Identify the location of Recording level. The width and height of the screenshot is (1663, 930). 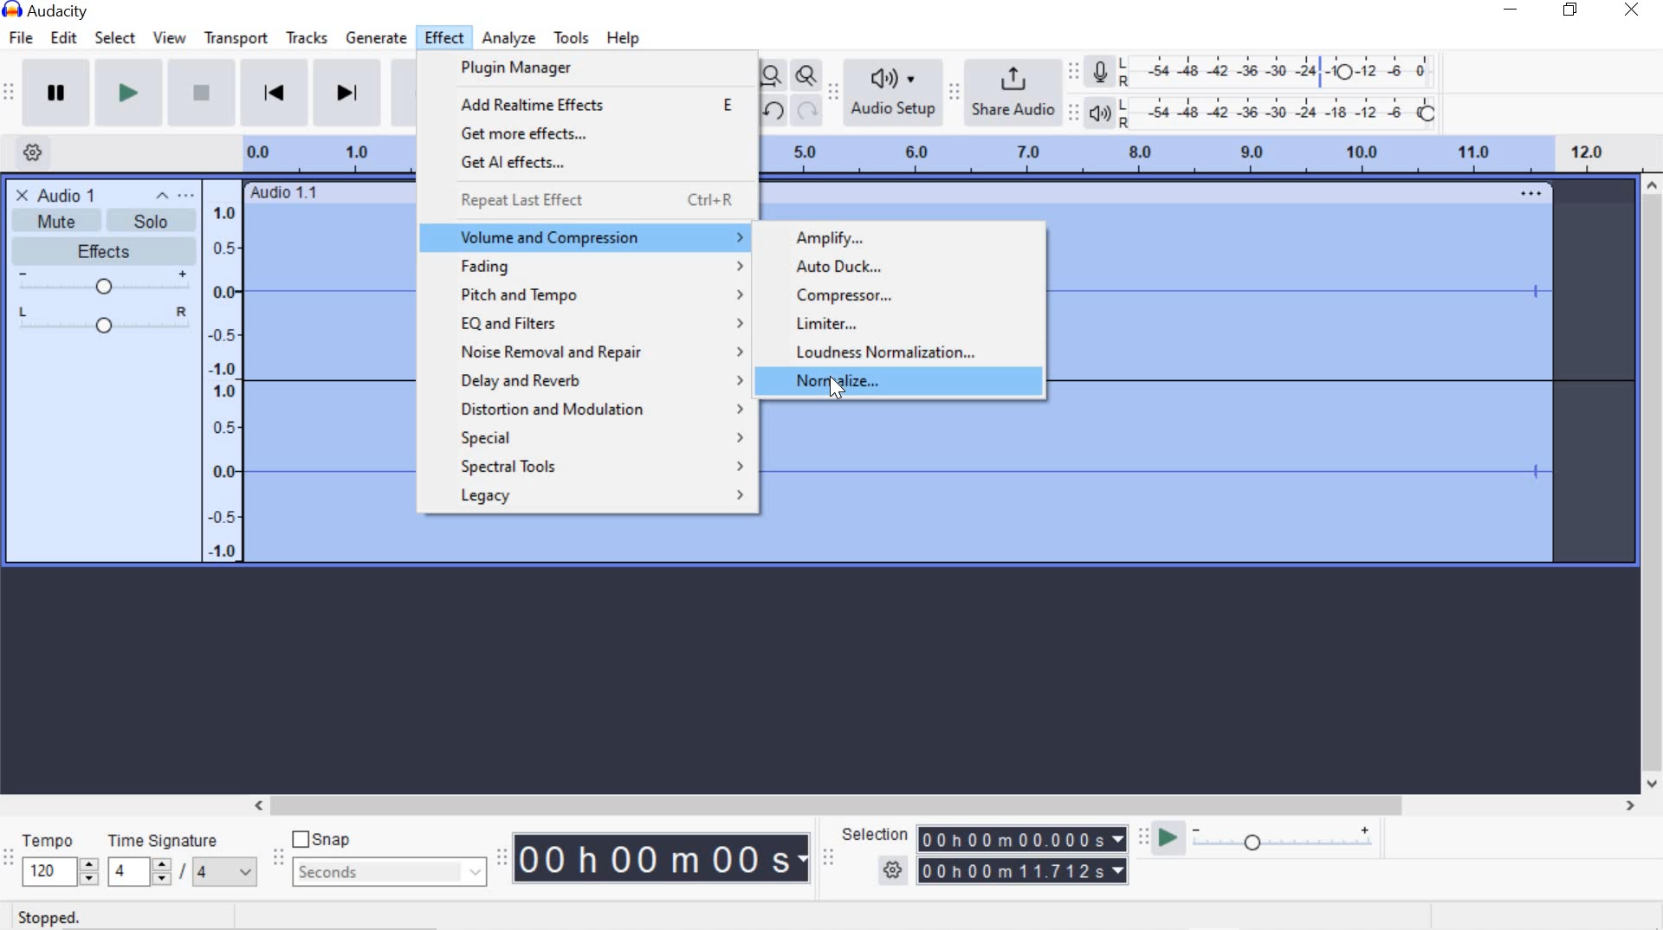
(1284, 68).